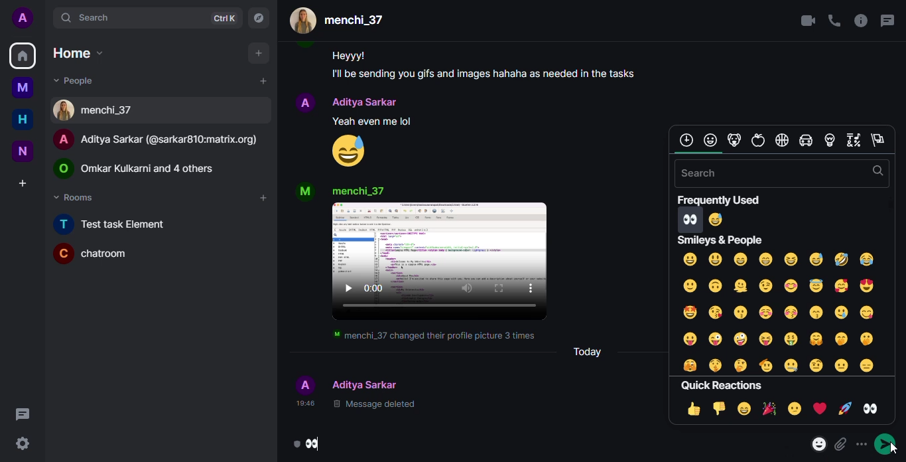 The width and height of the screenshot is (906, 462). Describe the element at coordinates (23, 152) in the screenshot. I see `new` at that location.